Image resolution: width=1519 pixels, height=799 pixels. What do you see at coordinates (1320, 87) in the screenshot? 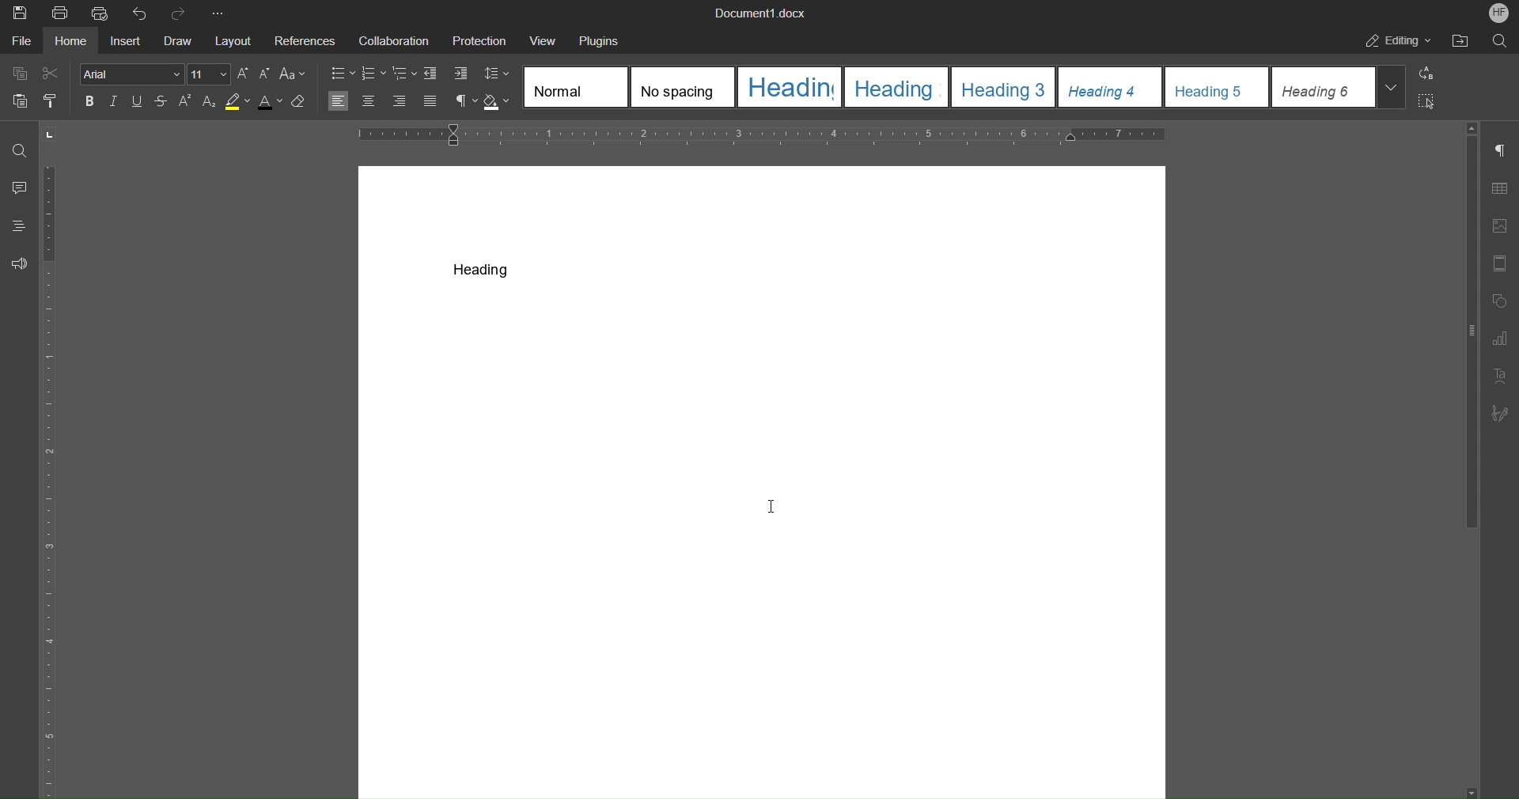
I see `Heading 6` at bounding box center [1320, 87].